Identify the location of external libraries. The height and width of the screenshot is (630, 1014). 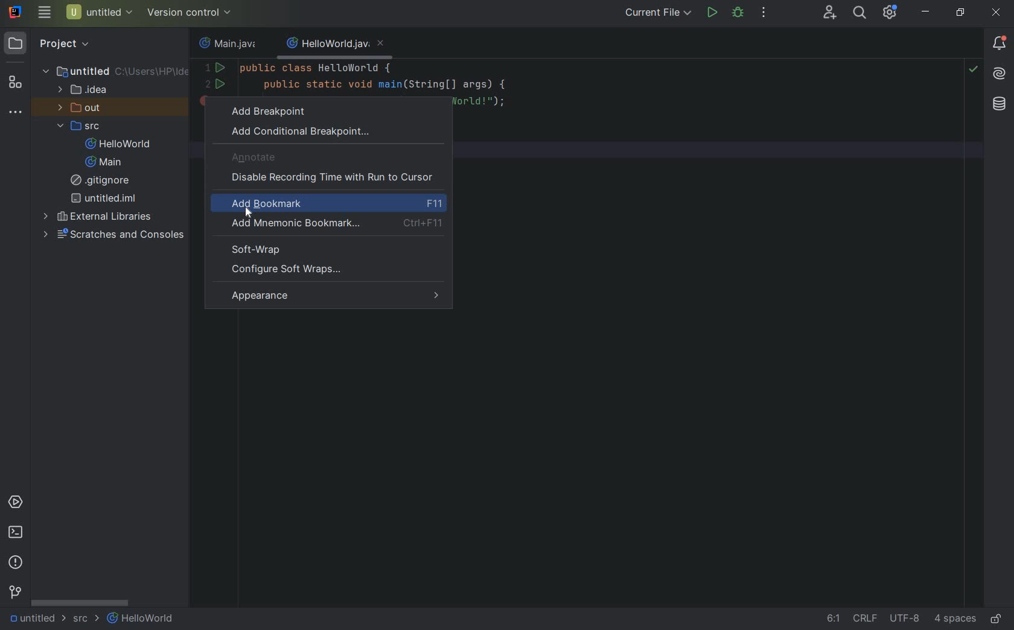
(100, 217).